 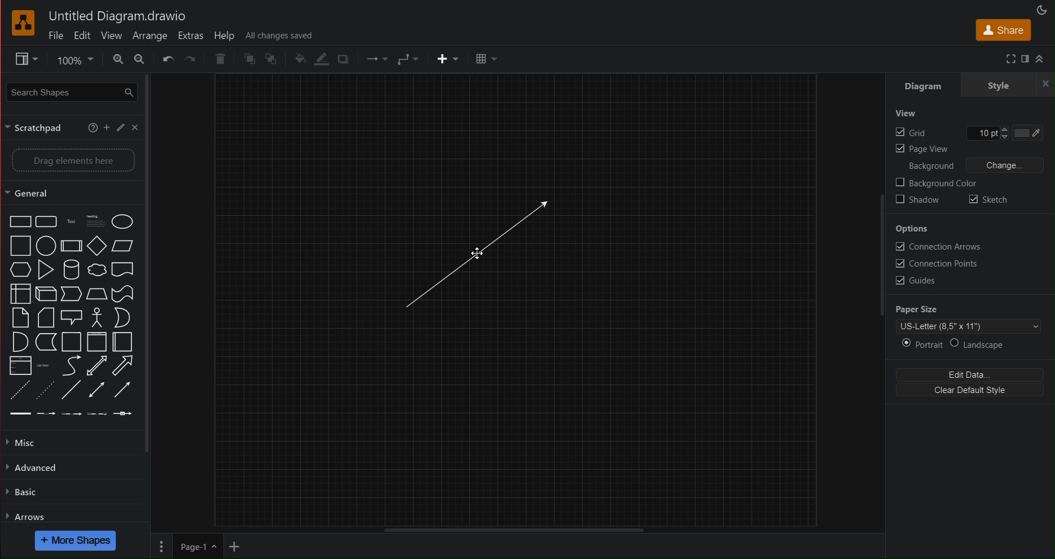 I want to click on Landscape, so click(x=979, y=344).